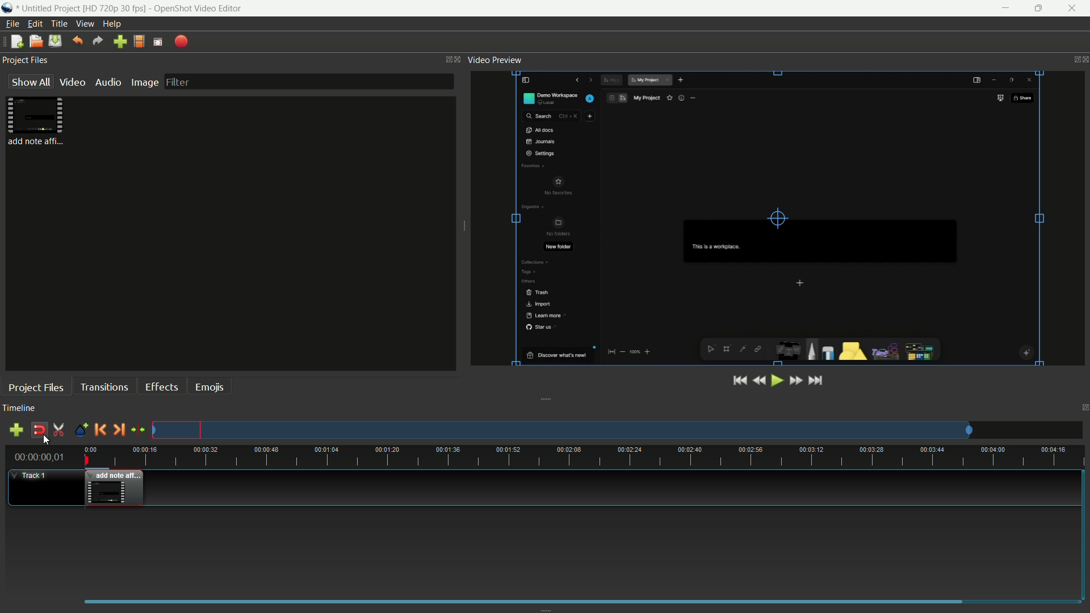 The image size is (1090, 613). What do you see at coordinates (180, 43) in the screenshot?
I see `export file` at bounding box center [180, 43].